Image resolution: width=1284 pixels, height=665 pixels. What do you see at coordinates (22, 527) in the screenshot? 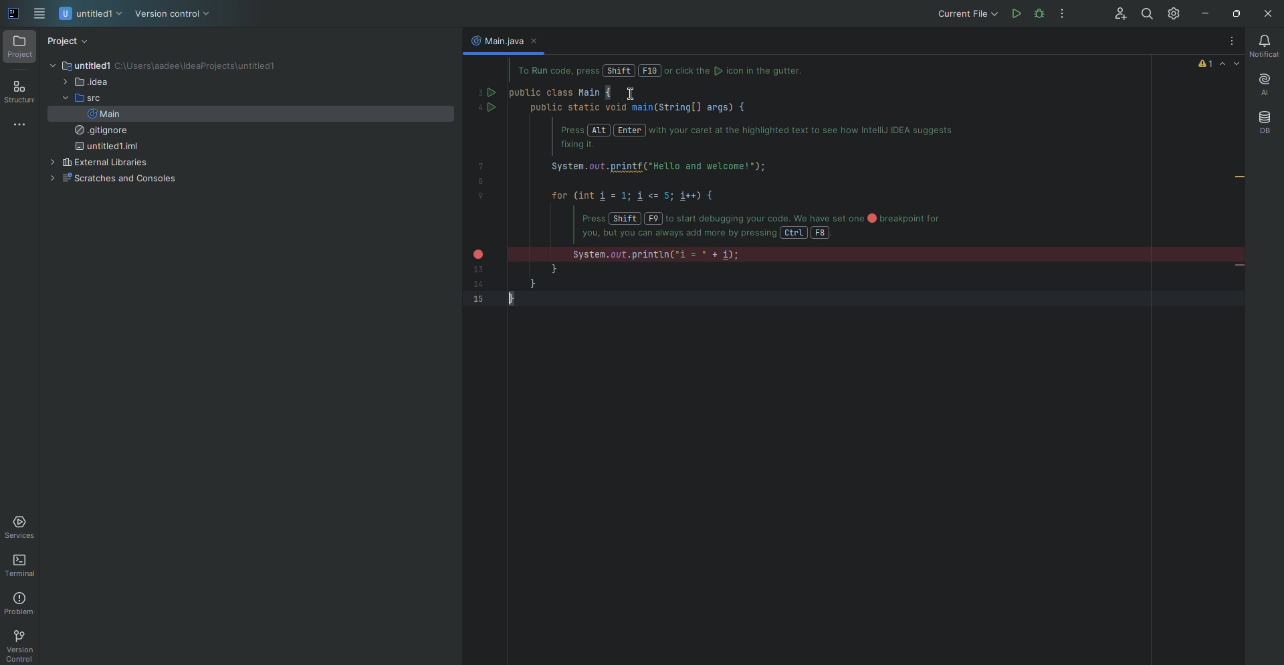
I see `Services` at bounding box center [22, 527].